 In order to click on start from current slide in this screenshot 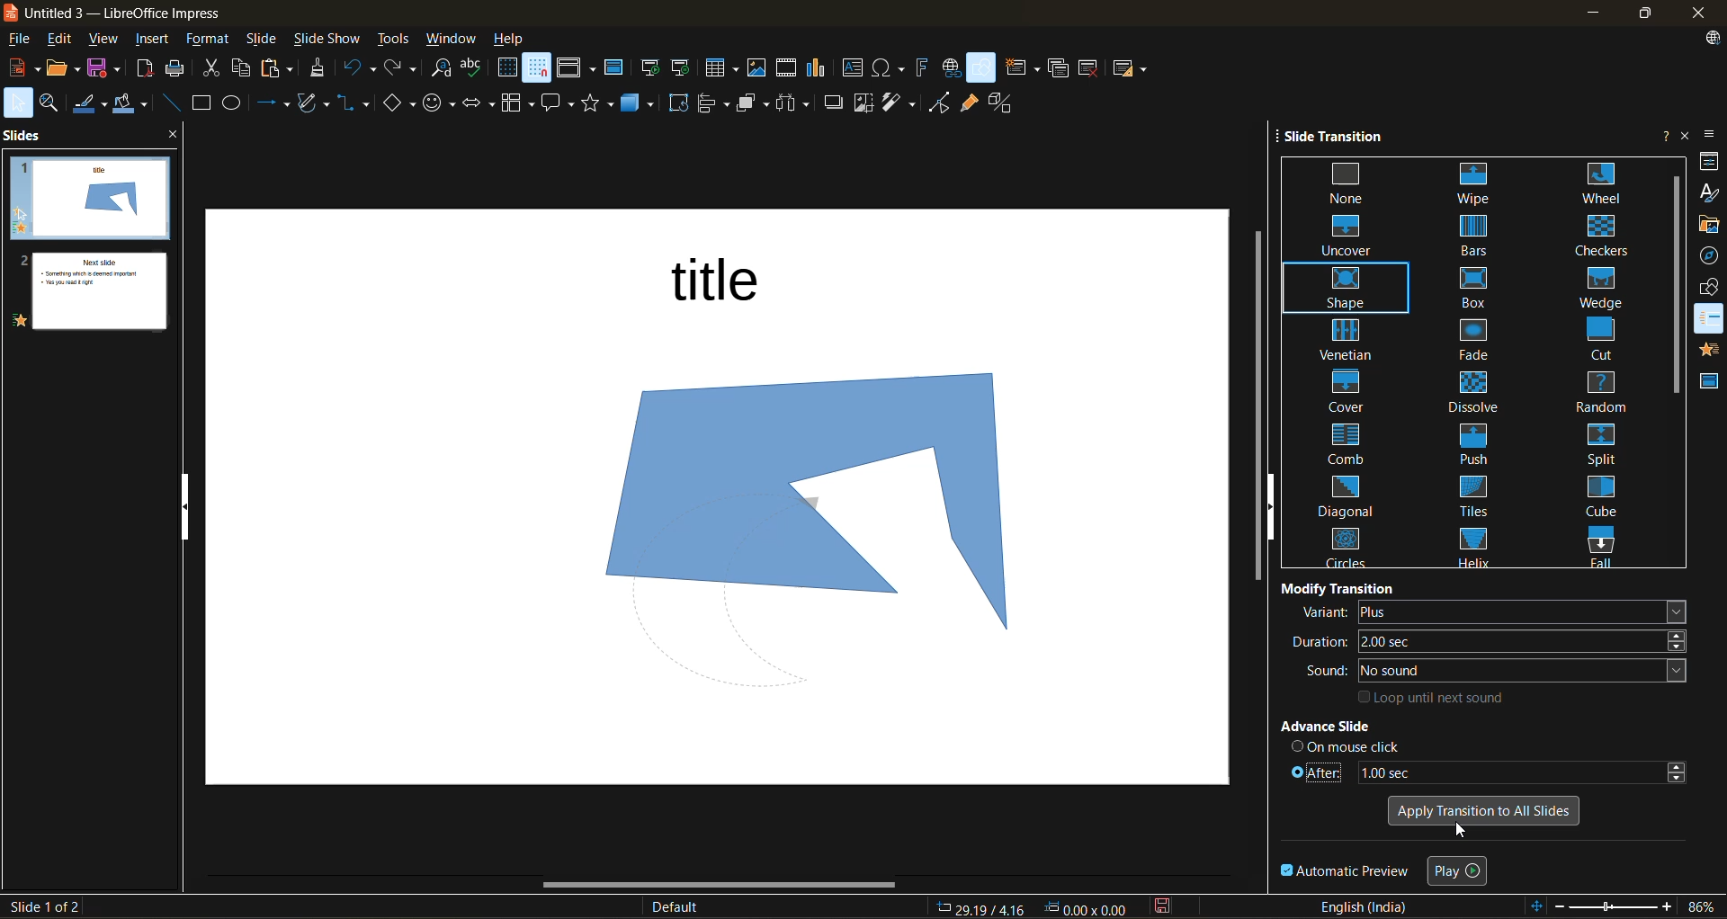, I will do `click(684, 67)`.